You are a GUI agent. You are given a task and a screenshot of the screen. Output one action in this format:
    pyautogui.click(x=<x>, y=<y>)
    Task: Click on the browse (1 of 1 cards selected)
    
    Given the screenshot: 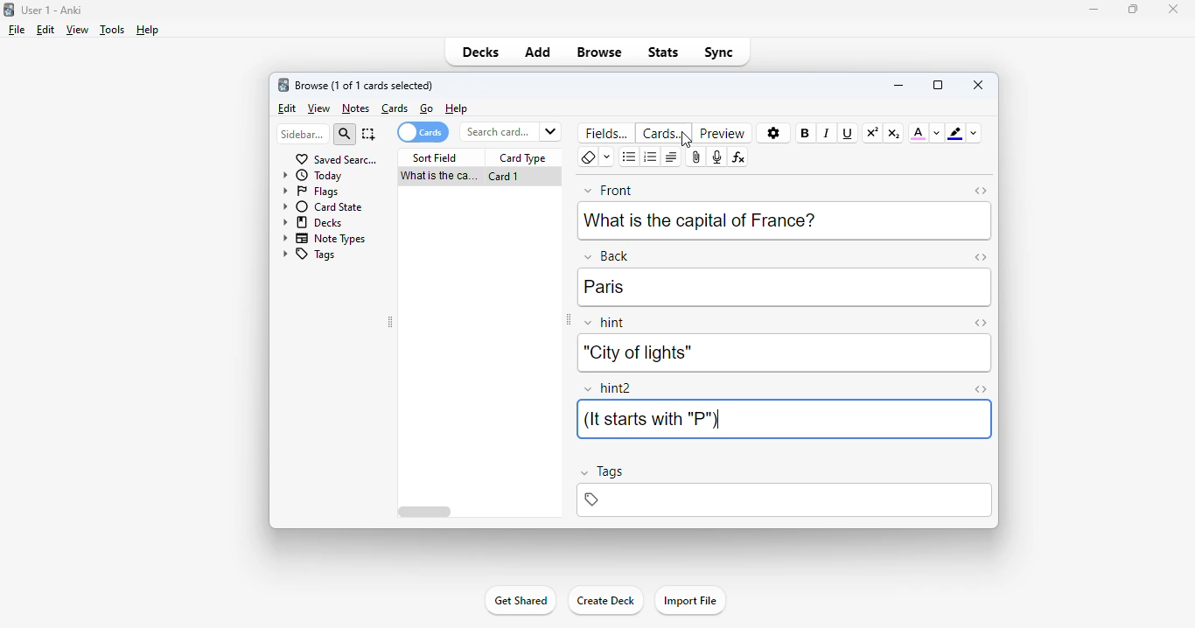 What is the action you would take?
    pyautogui.click(x=365, y=85)
    